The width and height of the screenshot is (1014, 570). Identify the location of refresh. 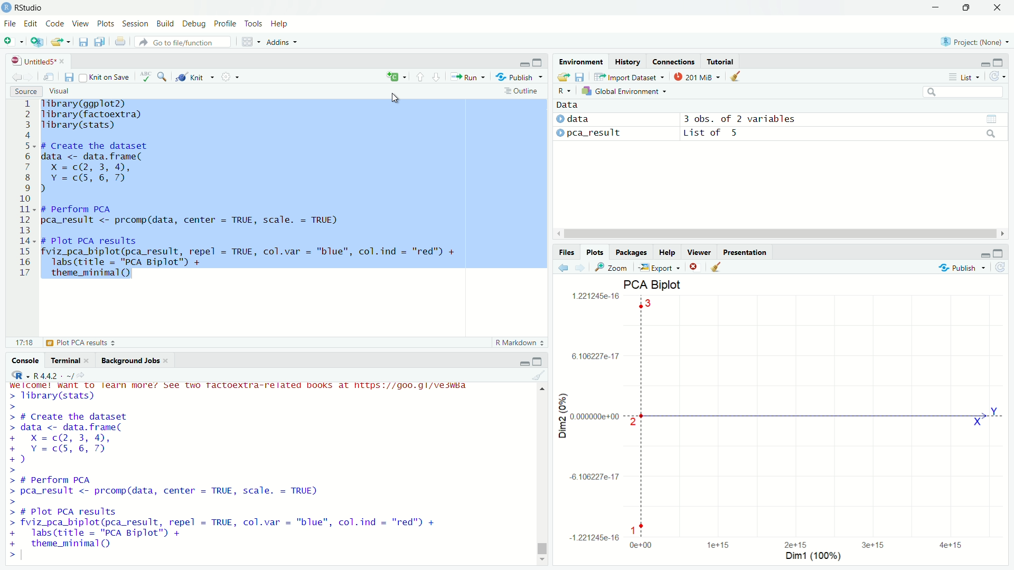
(1001, 267).